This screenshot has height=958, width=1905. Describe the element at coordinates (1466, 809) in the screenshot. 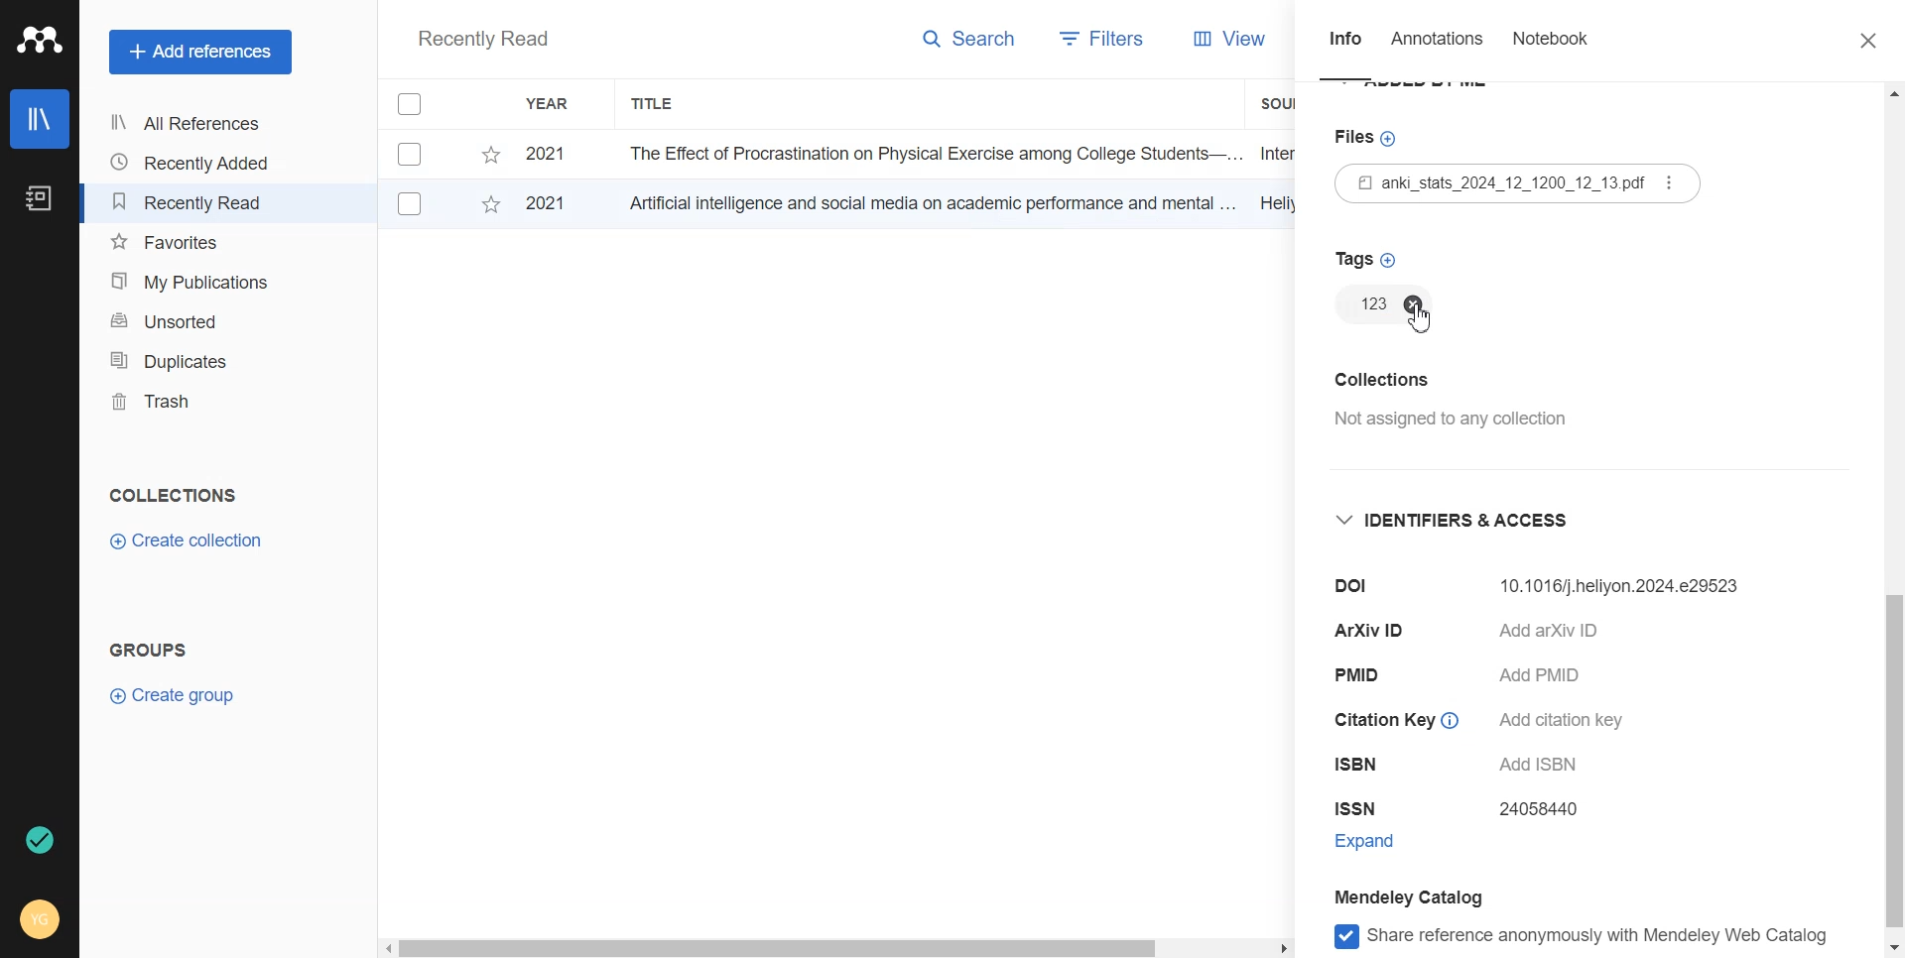

I see `ISSN 14623730` at that location.